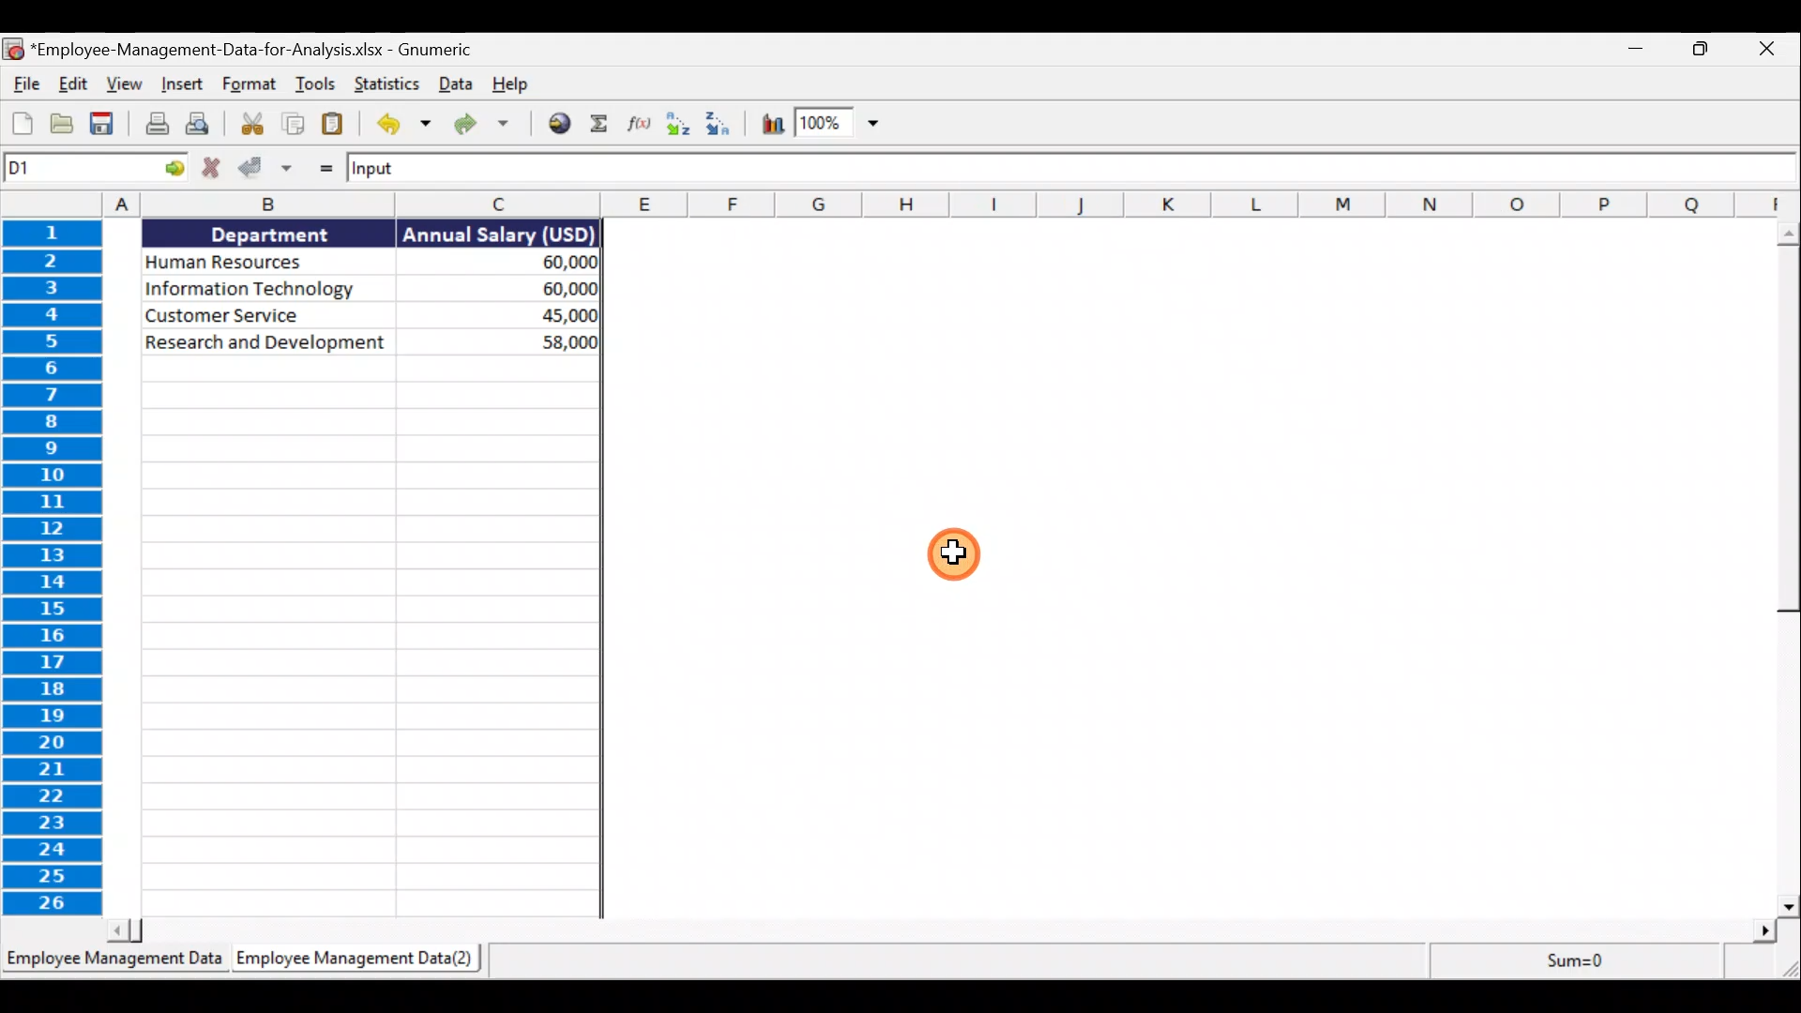 The height and width of the screenshot is (1013, 1801). Describe the element at coordinates (22, 126) in the screenshot. I see `Create a new workbook` at that location.